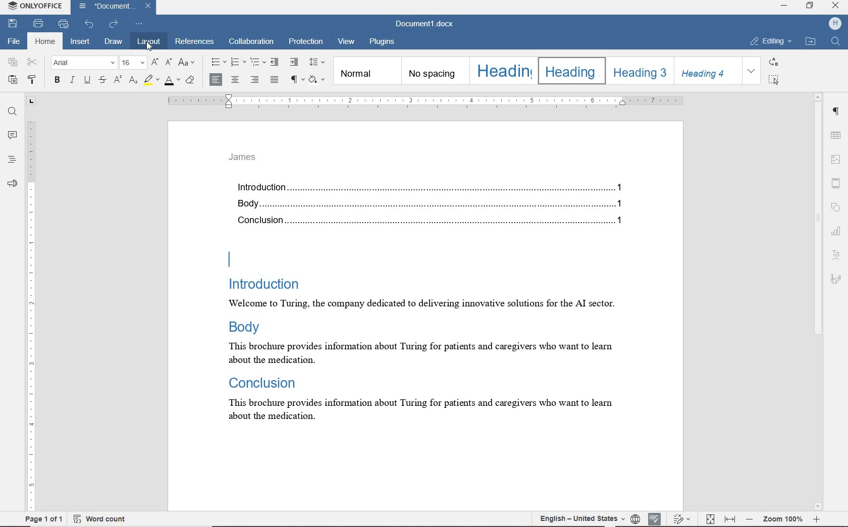 Image resolution: width=848 pixels, height=527 pixels. I want to click on view, so click(346, 41).